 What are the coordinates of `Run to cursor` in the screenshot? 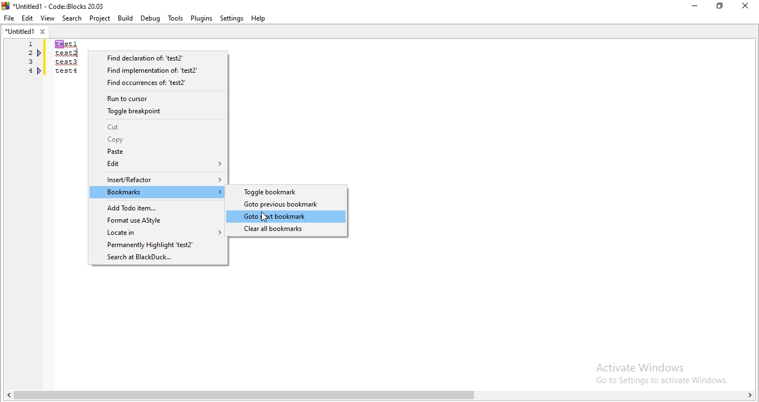 It's located at (158, 98).